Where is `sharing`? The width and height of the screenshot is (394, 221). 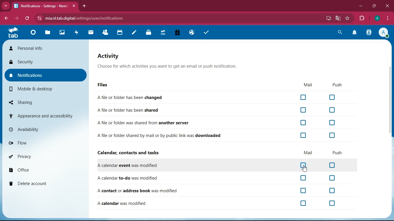
sharing is located at coordinates (44, 102).